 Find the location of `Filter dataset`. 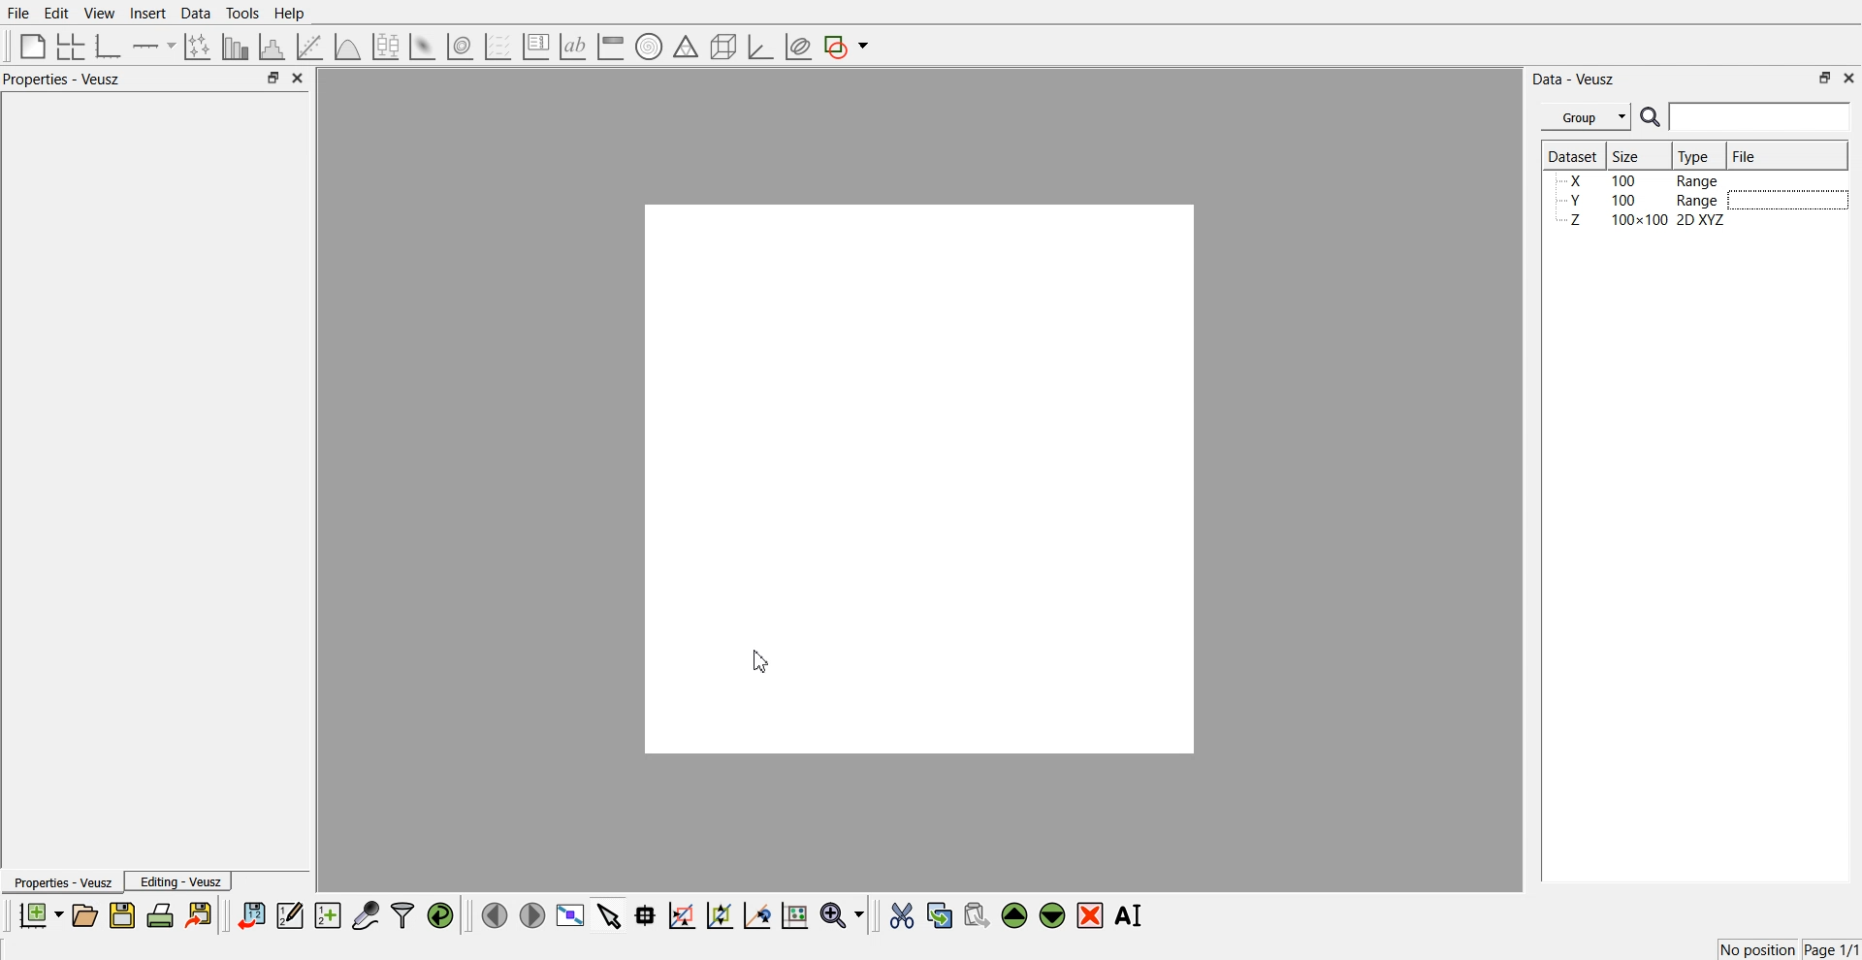

Filter dataset is located at coordinates (402, 914).